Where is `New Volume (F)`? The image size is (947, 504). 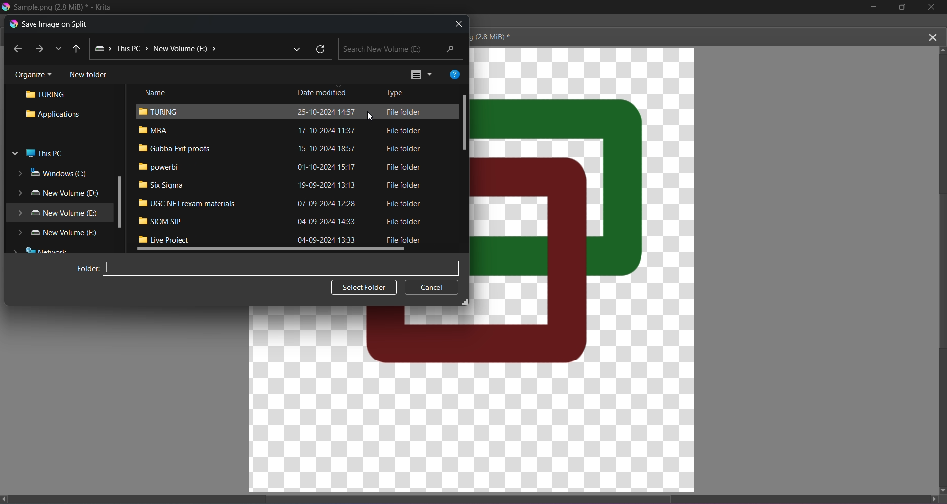
New Volume (F) is located at coordinates (54, 232).